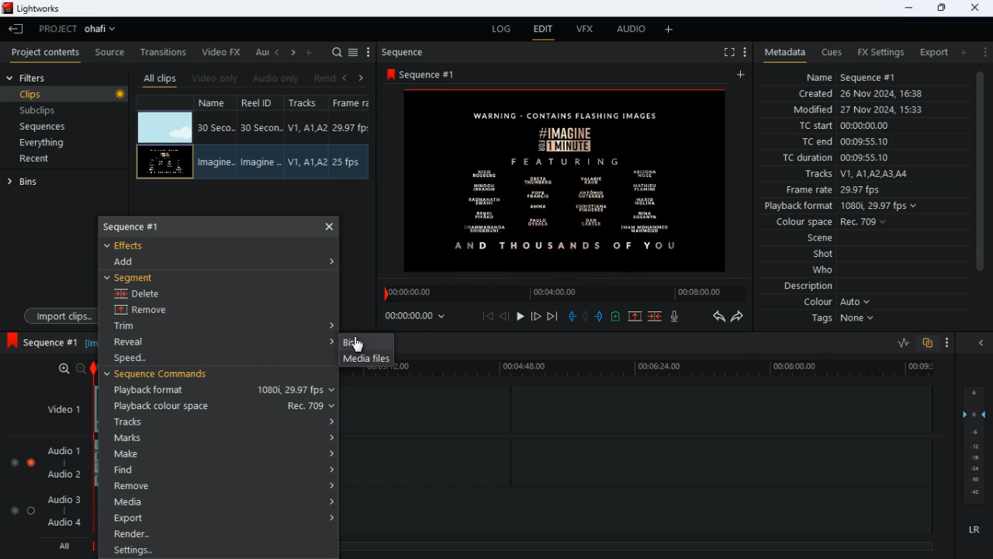 This screenshot has width=993, height=559. What do you see at coordinates (801, 286) in the screenshot?
I see `description` at bounding box center [801, 286].